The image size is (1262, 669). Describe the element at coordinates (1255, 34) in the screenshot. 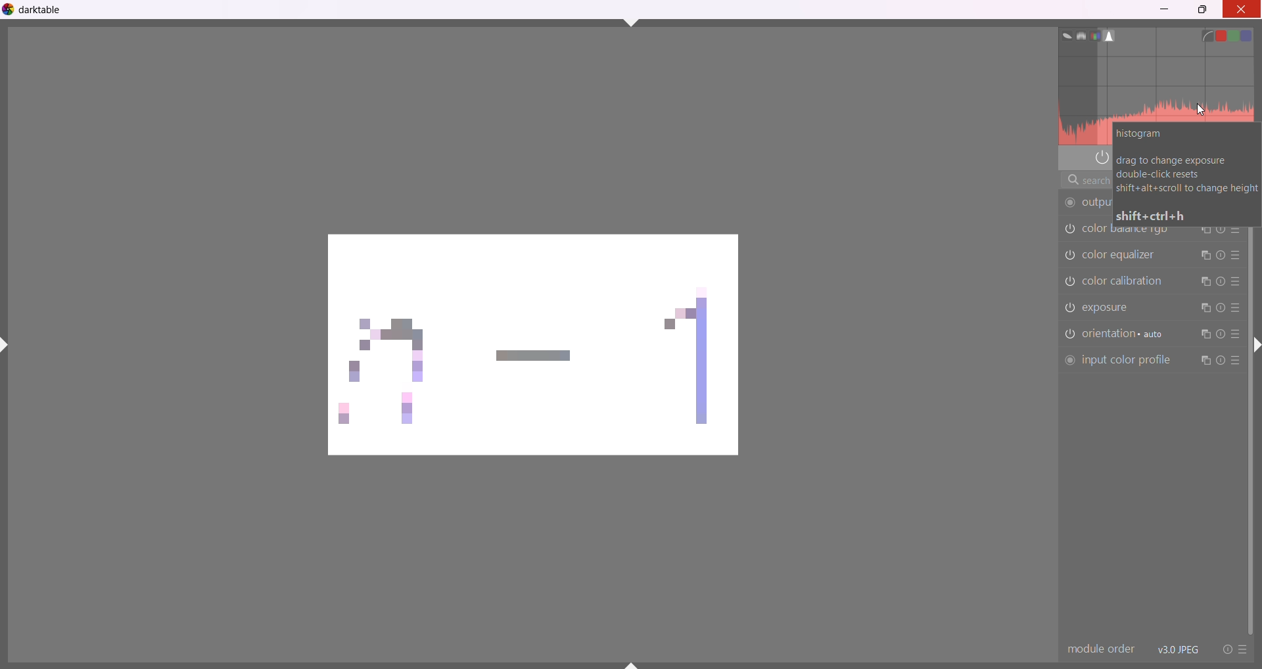

I see `blue` at that location.